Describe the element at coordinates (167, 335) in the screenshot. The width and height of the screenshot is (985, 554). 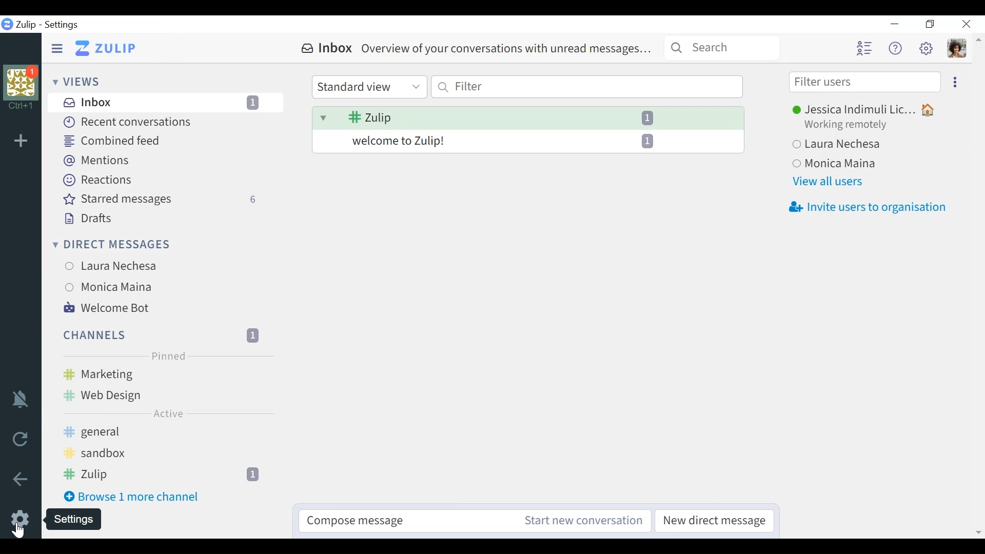
I see `Channel` at that location.